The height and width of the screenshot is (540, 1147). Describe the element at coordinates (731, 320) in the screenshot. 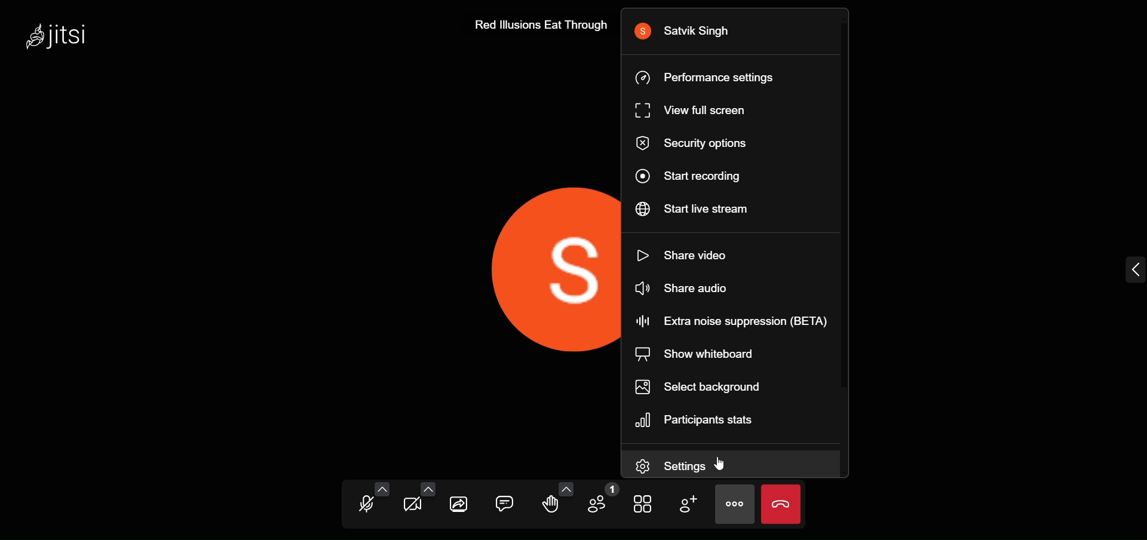

I see `extra noise suppression (beta)` at that location.